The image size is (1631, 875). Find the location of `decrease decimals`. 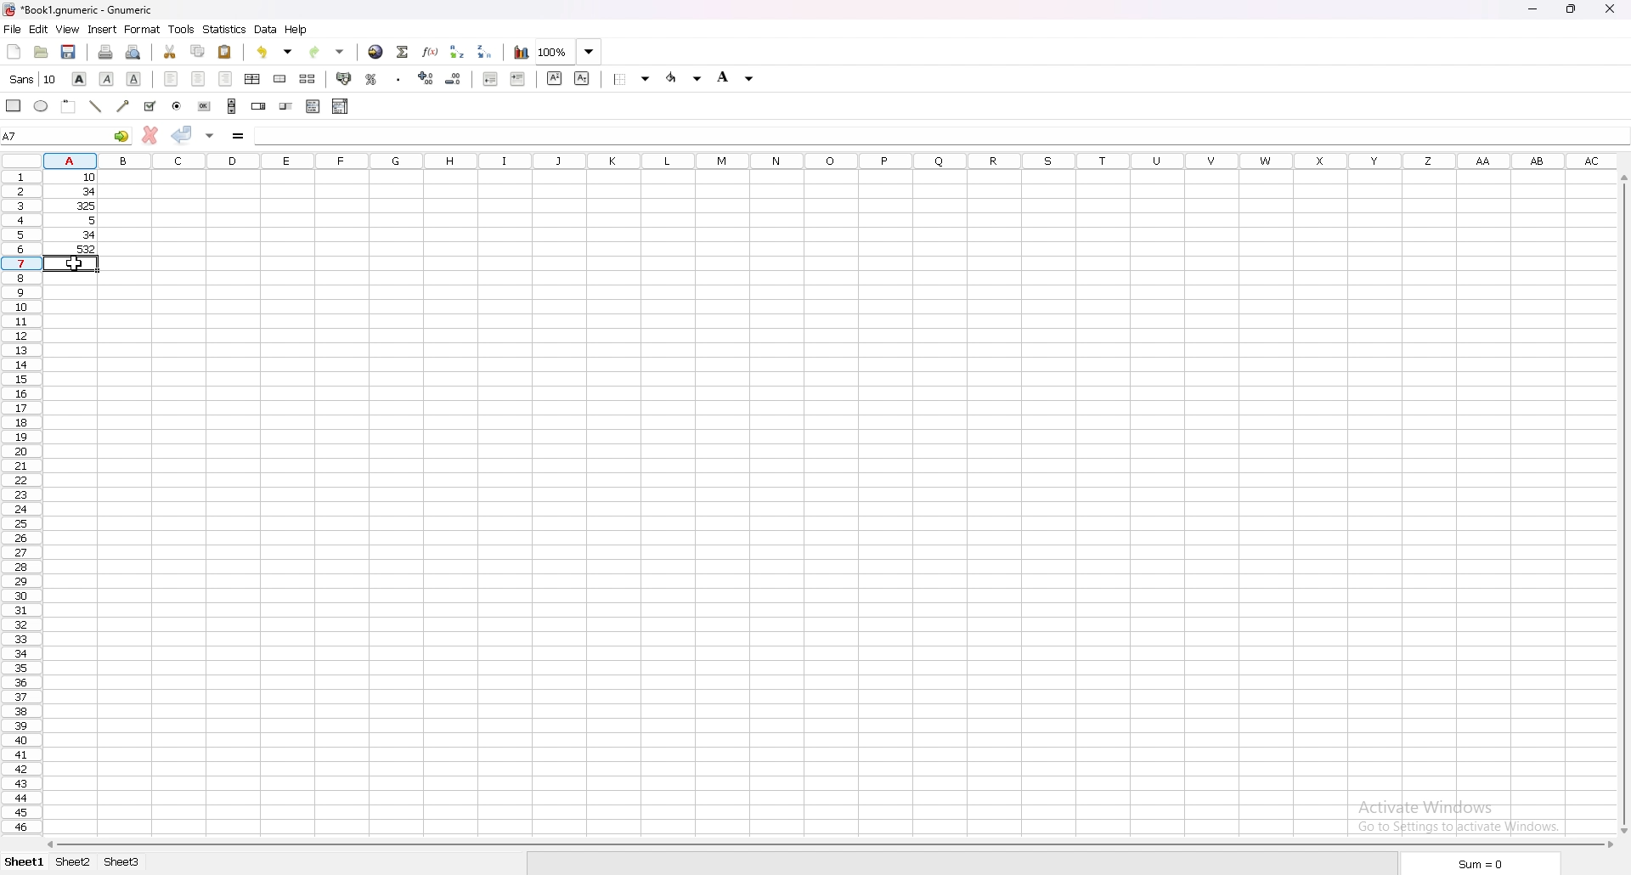

decrease decimals is located at coordinates (455, 78).